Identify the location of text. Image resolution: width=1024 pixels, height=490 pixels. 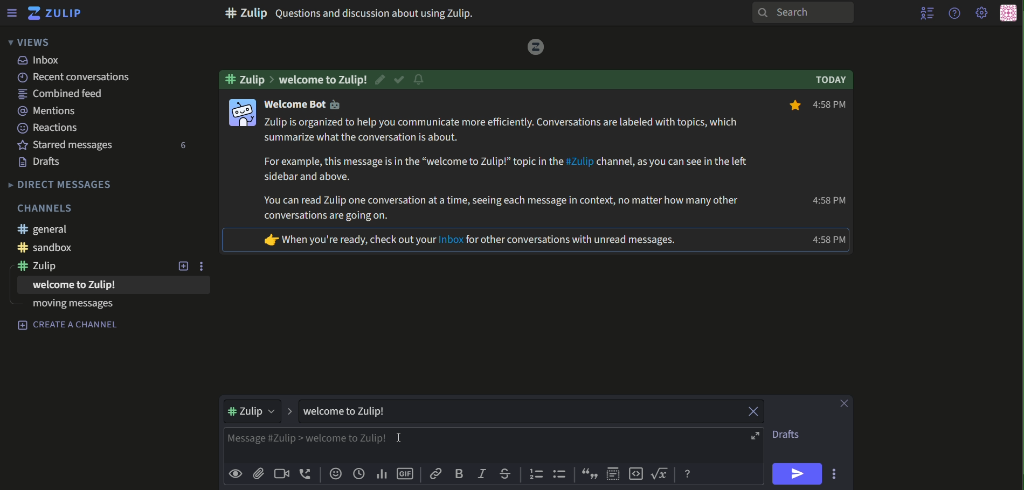
(65, 288).